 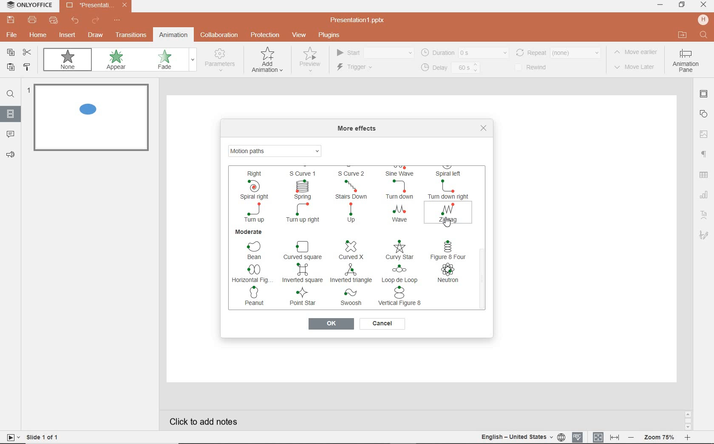 I want to click on transitions, so click(x=131, y=36).